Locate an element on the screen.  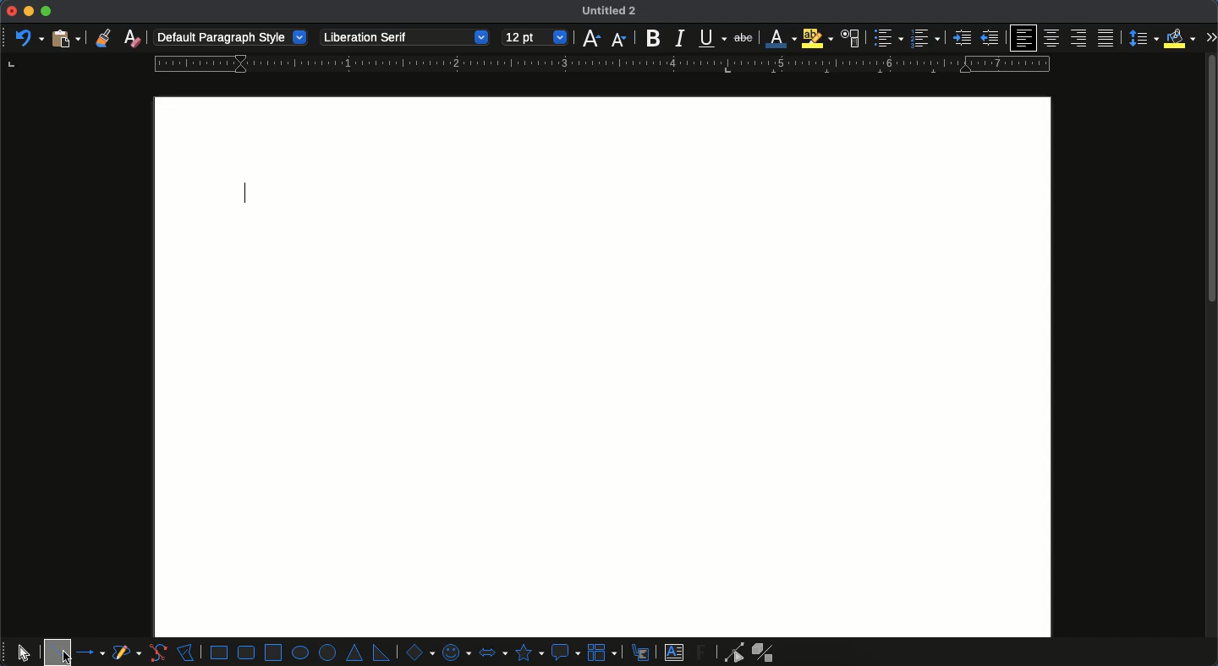
underline is located at coordinates (712, 39).